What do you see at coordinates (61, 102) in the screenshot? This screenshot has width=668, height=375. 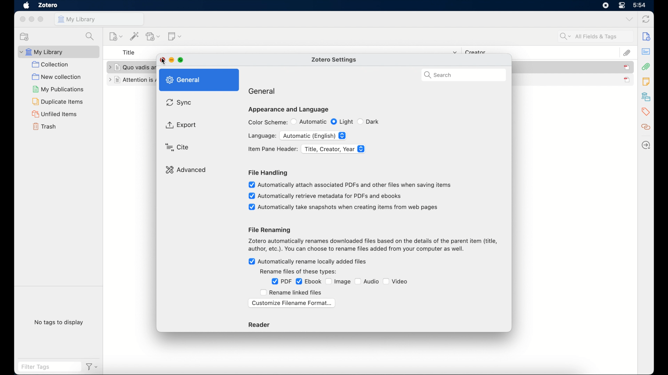 I see `duplicate items` at bounding box center [61, 102].